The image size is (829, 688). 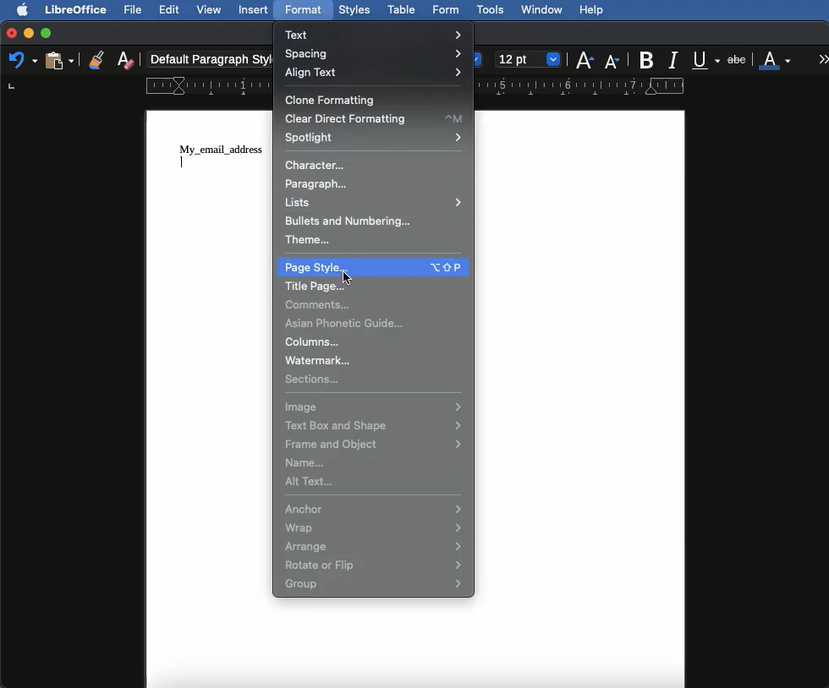 I want to click on Format, so click(x=305, y=10).